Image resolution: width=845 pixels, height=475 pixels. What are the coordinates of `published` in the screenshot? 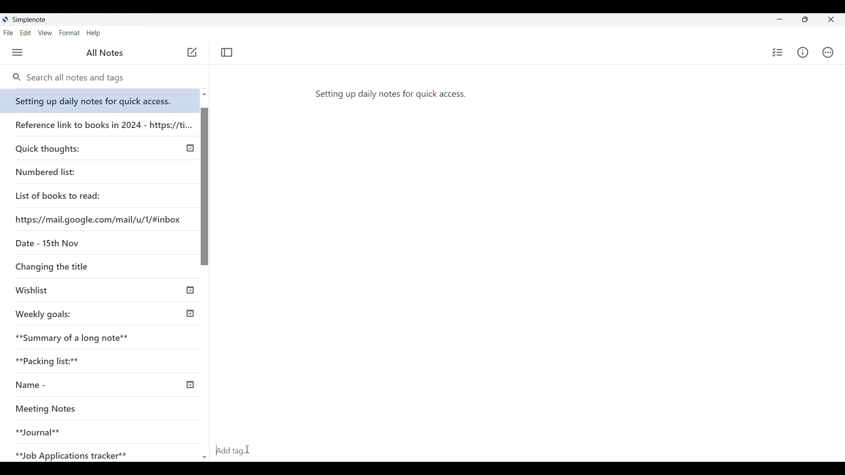 It's located at (190, 314).